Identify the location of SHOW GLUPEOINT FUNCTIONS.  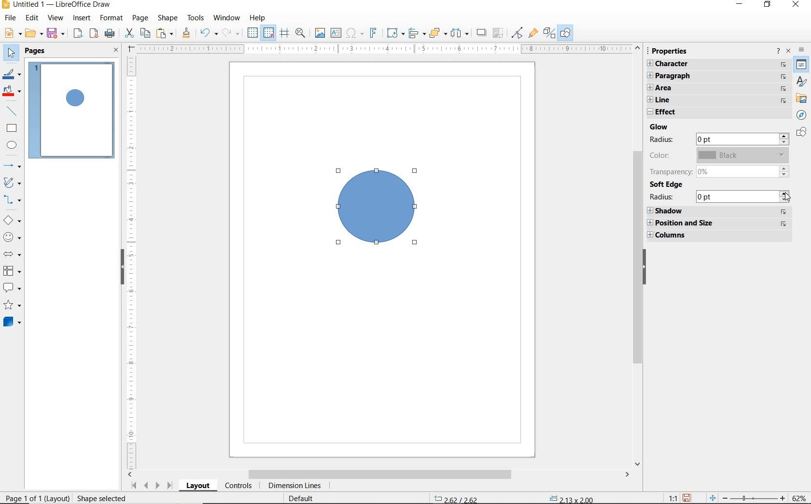
(533, 34).